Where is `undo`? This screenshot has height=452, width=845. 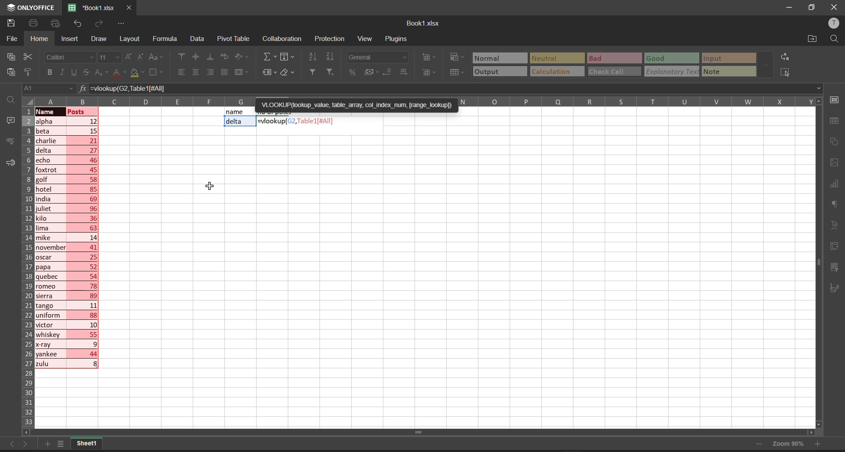 undo is located at coordinates (77, 25).